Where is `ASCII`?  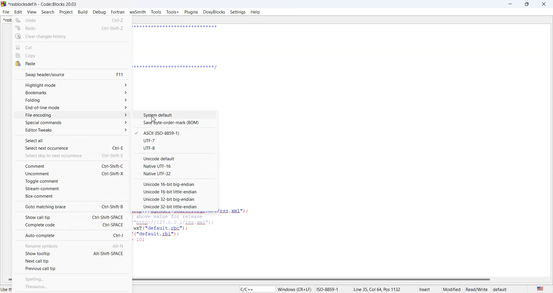
ASCII is located at coordinates (175, 133).